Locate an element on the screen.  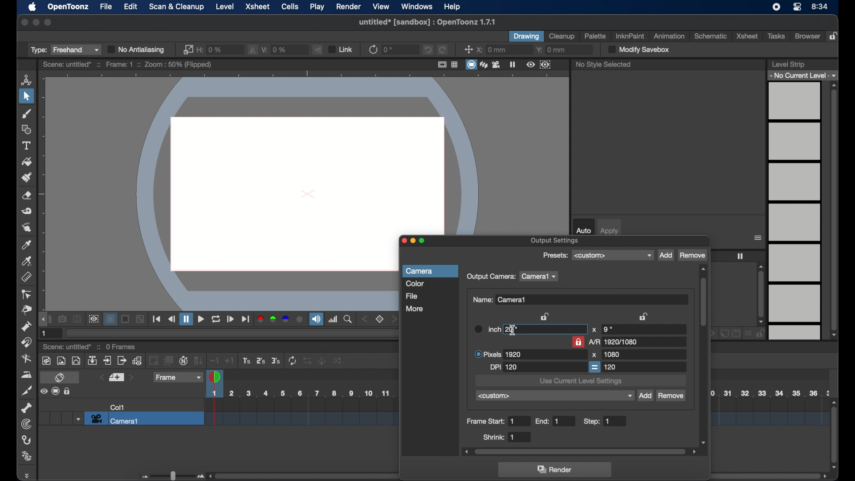
center is located at coordinates (468, 49).